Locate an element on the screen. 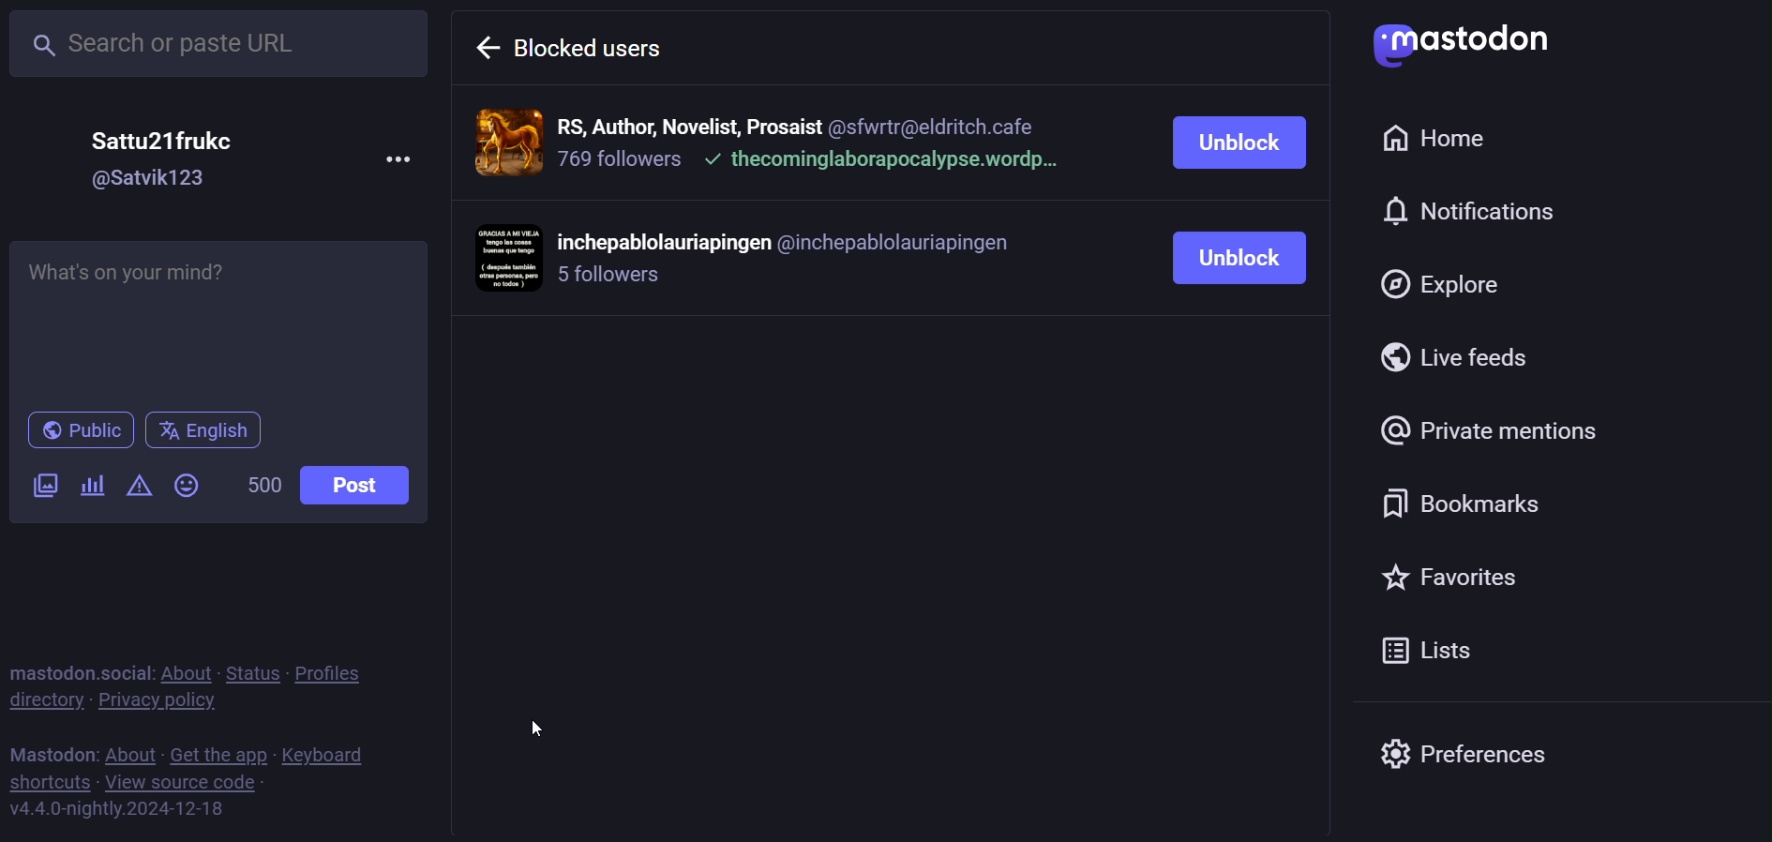 The image size is (1772, 842). content warning is located at coordinates (139, 484).